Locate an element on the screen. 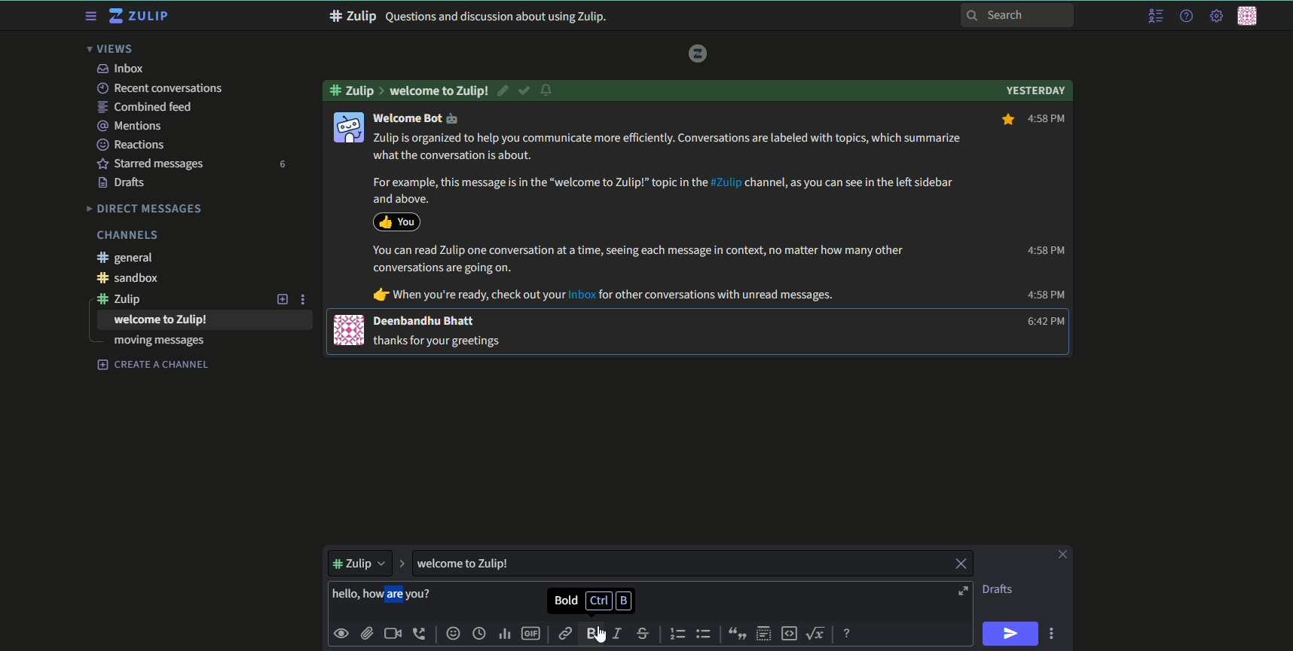 This screenshot has width=1293, height=651. Welcome Bot is located at coordinates (418, 118).